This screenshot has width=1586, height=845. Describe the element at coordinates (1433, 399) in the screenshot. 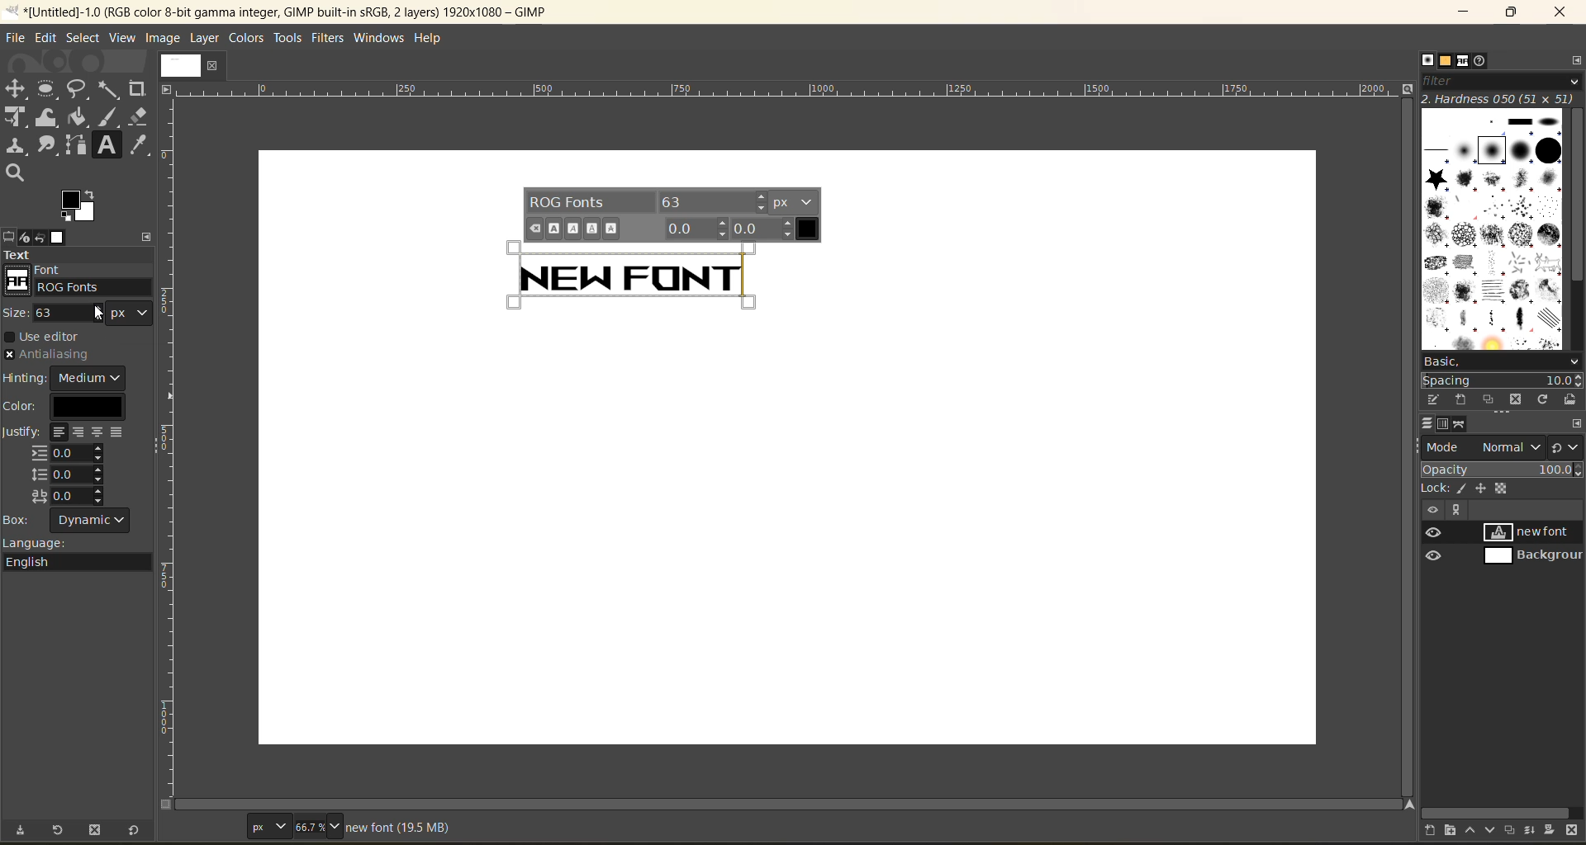

I see `edit this brush` at that location.